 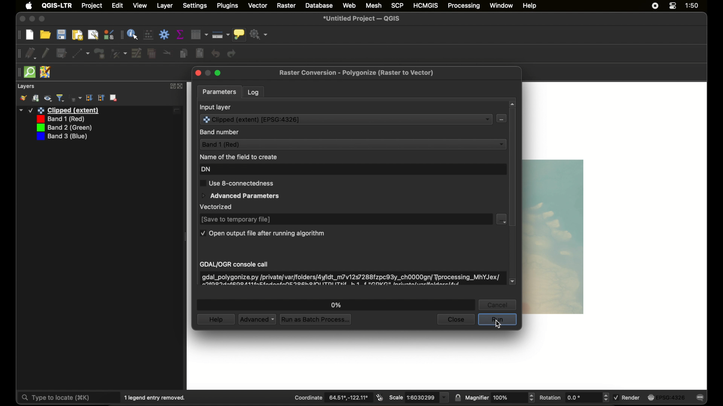 I want to click on run, so click(x=497, y=320).